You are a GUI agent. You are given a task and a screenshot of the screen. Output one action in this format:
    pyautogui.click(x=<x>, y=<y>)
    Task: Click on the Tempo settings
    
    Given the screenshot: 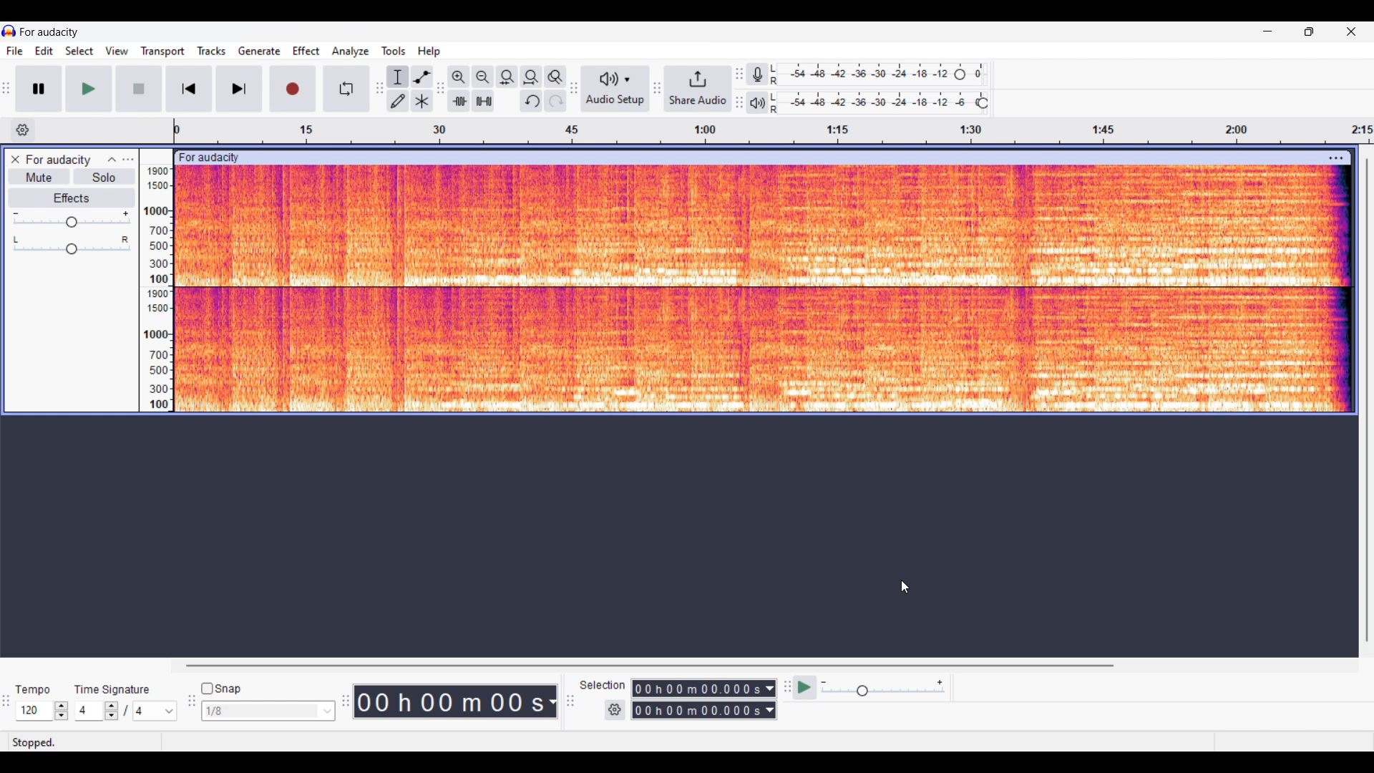 What is the action you would take?
    pyautogui.click(x=42, y=711)
    